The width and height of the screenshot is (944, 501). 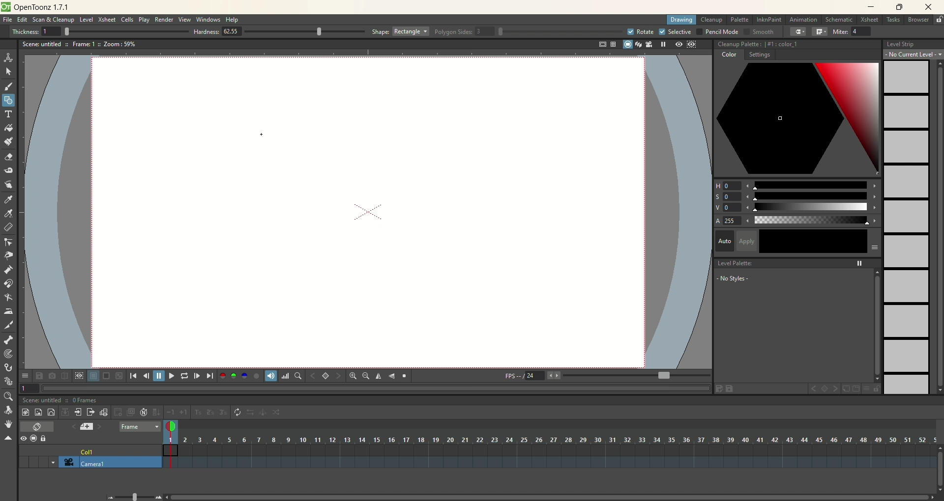 I want to click on zoom , so click(x=7, y=397).